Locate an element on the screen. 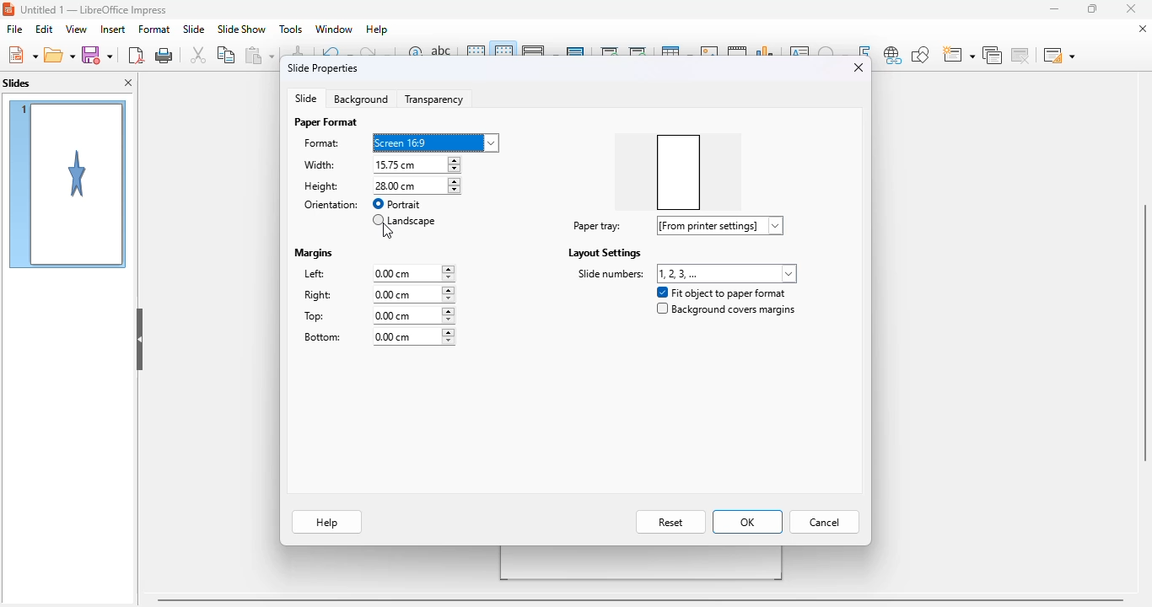  top is located at coordinates (320, 317).